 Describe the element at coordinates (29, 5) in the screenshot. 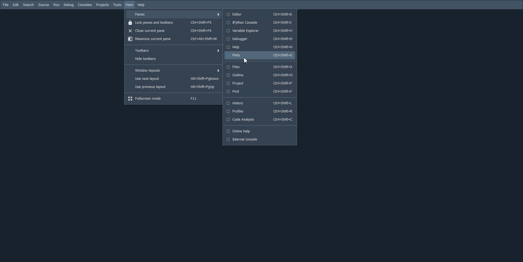

I see `Search` at that location.